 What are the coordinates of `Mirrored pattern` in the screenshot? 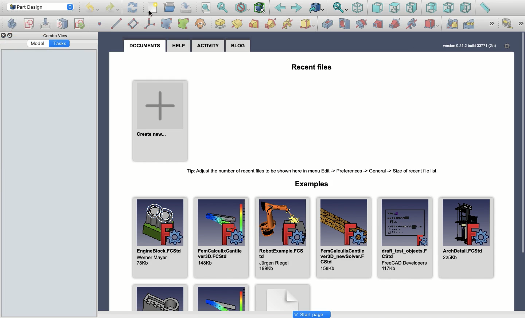 It's located at (451, 24).